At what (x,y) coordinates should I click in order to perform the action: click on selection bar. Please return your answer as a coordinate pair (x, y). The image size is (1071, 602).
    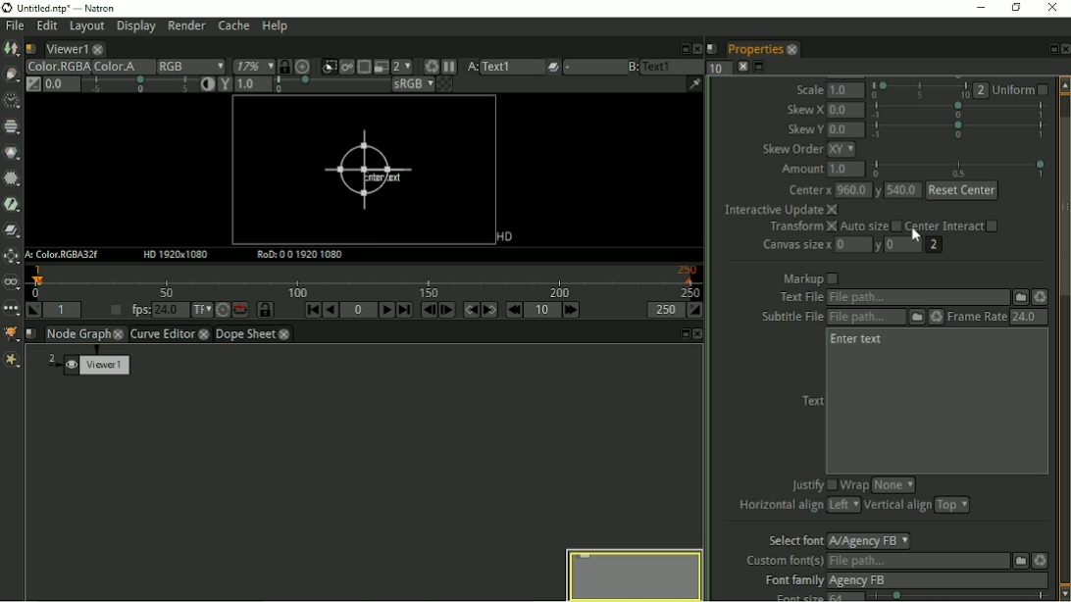
    Looking at the image, I should click on (958, 129).